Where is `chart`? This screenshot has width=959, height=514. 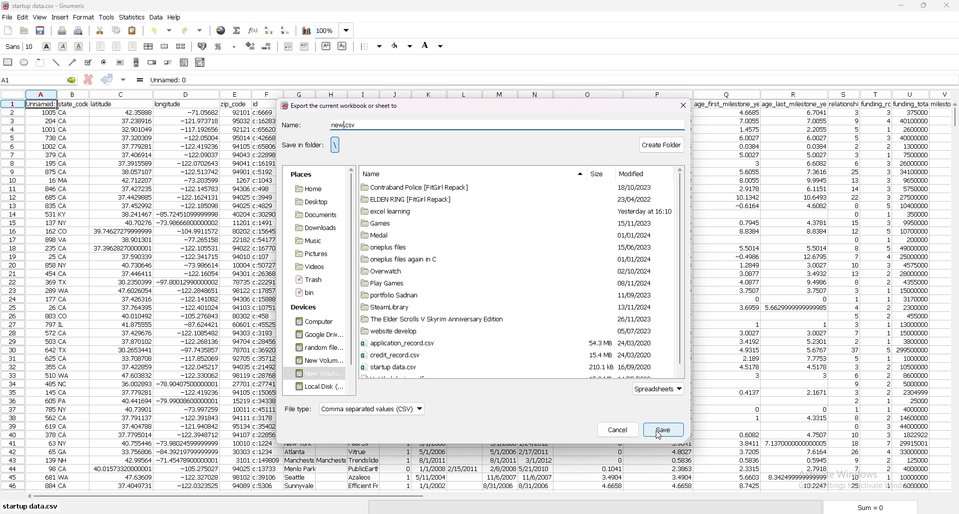
chart is located at coordinates (307, 31).